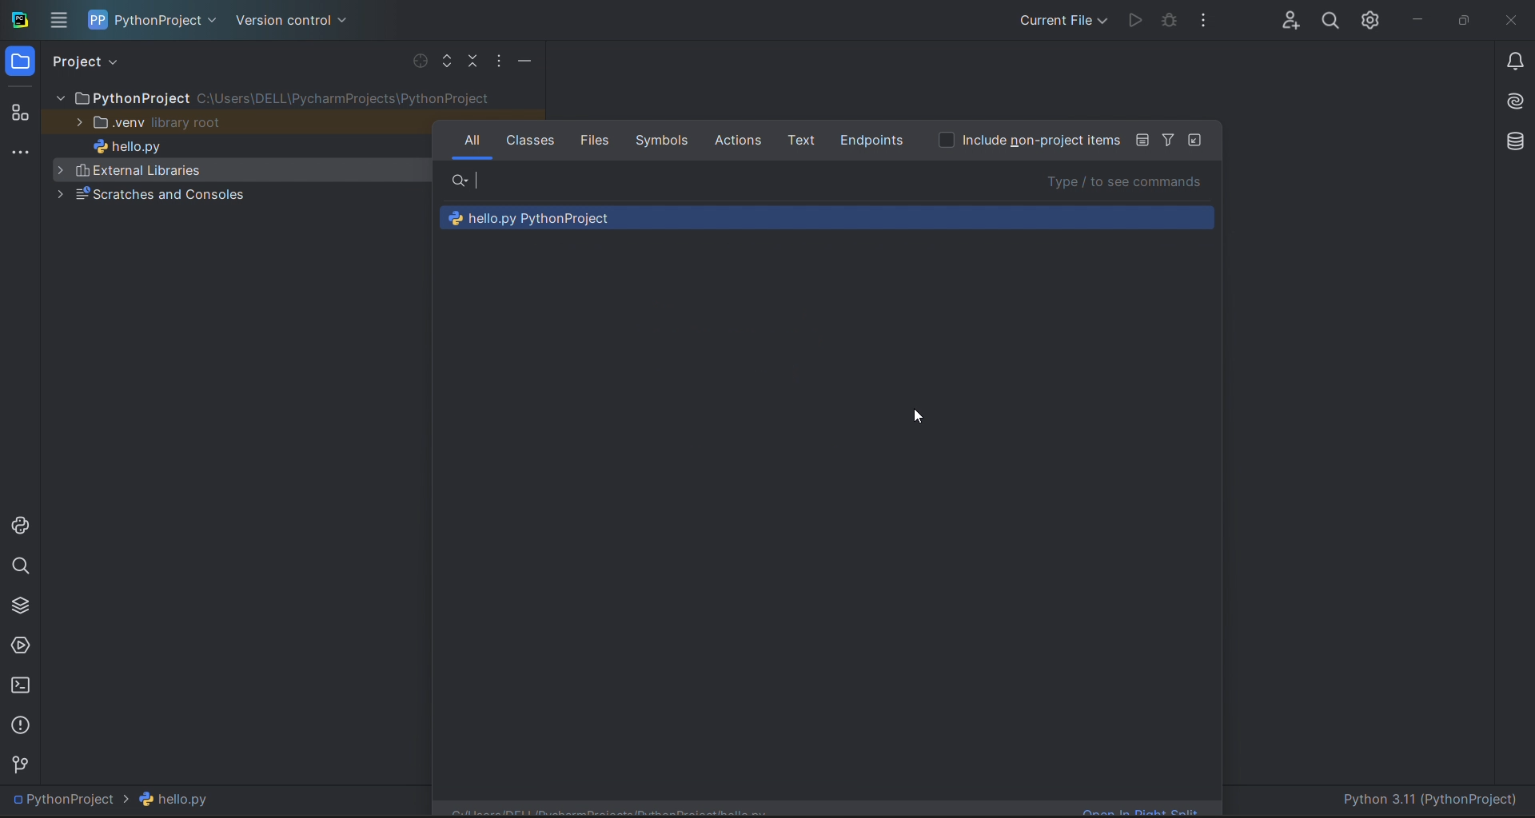  I want to click on structur, so click(21, 112).